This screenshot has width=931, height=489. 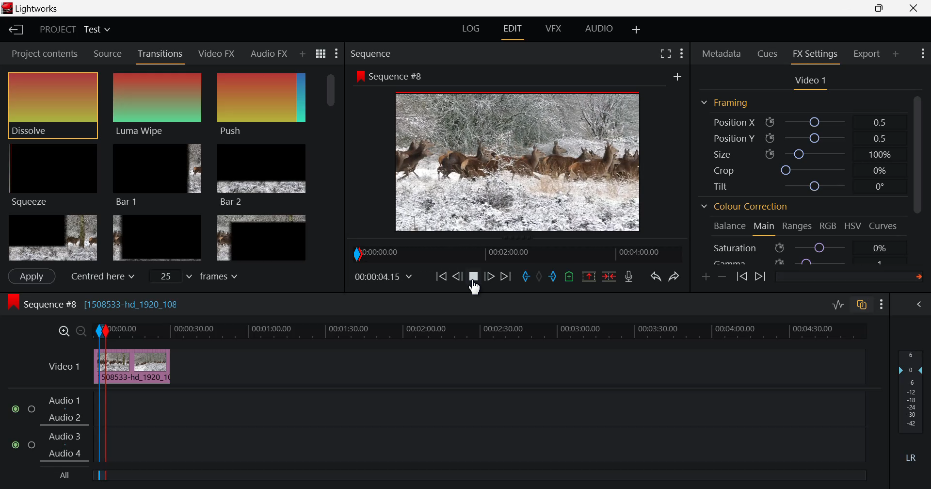 What do you see at coordinates (389, 77) in the screenshot?
I see `Sequence #8` at bounding box center [389, 77].